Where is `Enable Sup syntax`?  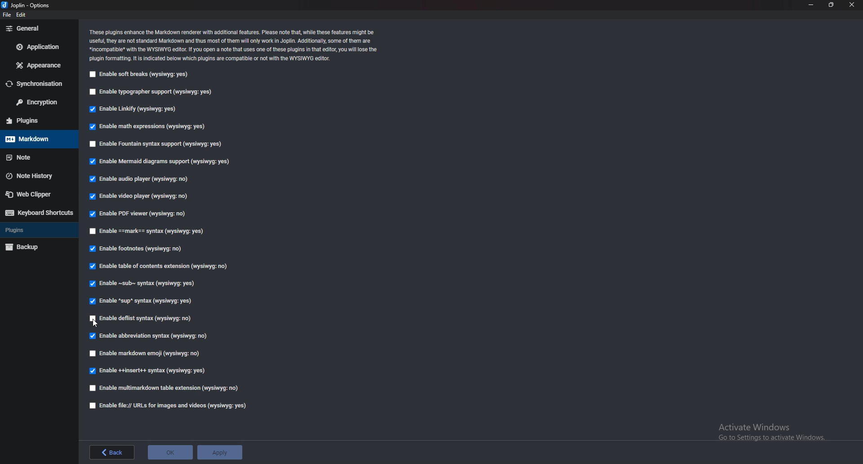 Enable Sup syntax is located at coordinates (143, 301).